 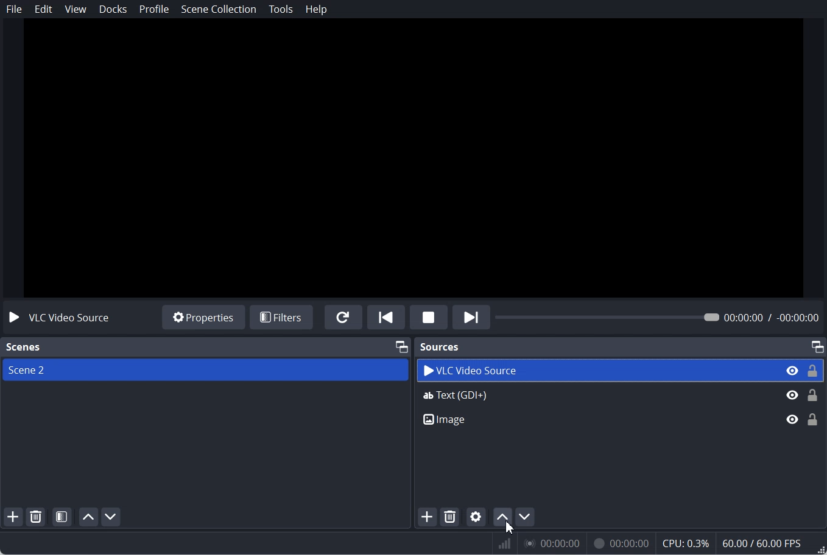 What do you see at coordinates (817, 346) in the screenshot?
I see `Maximize` at bounding box center [817, 346].